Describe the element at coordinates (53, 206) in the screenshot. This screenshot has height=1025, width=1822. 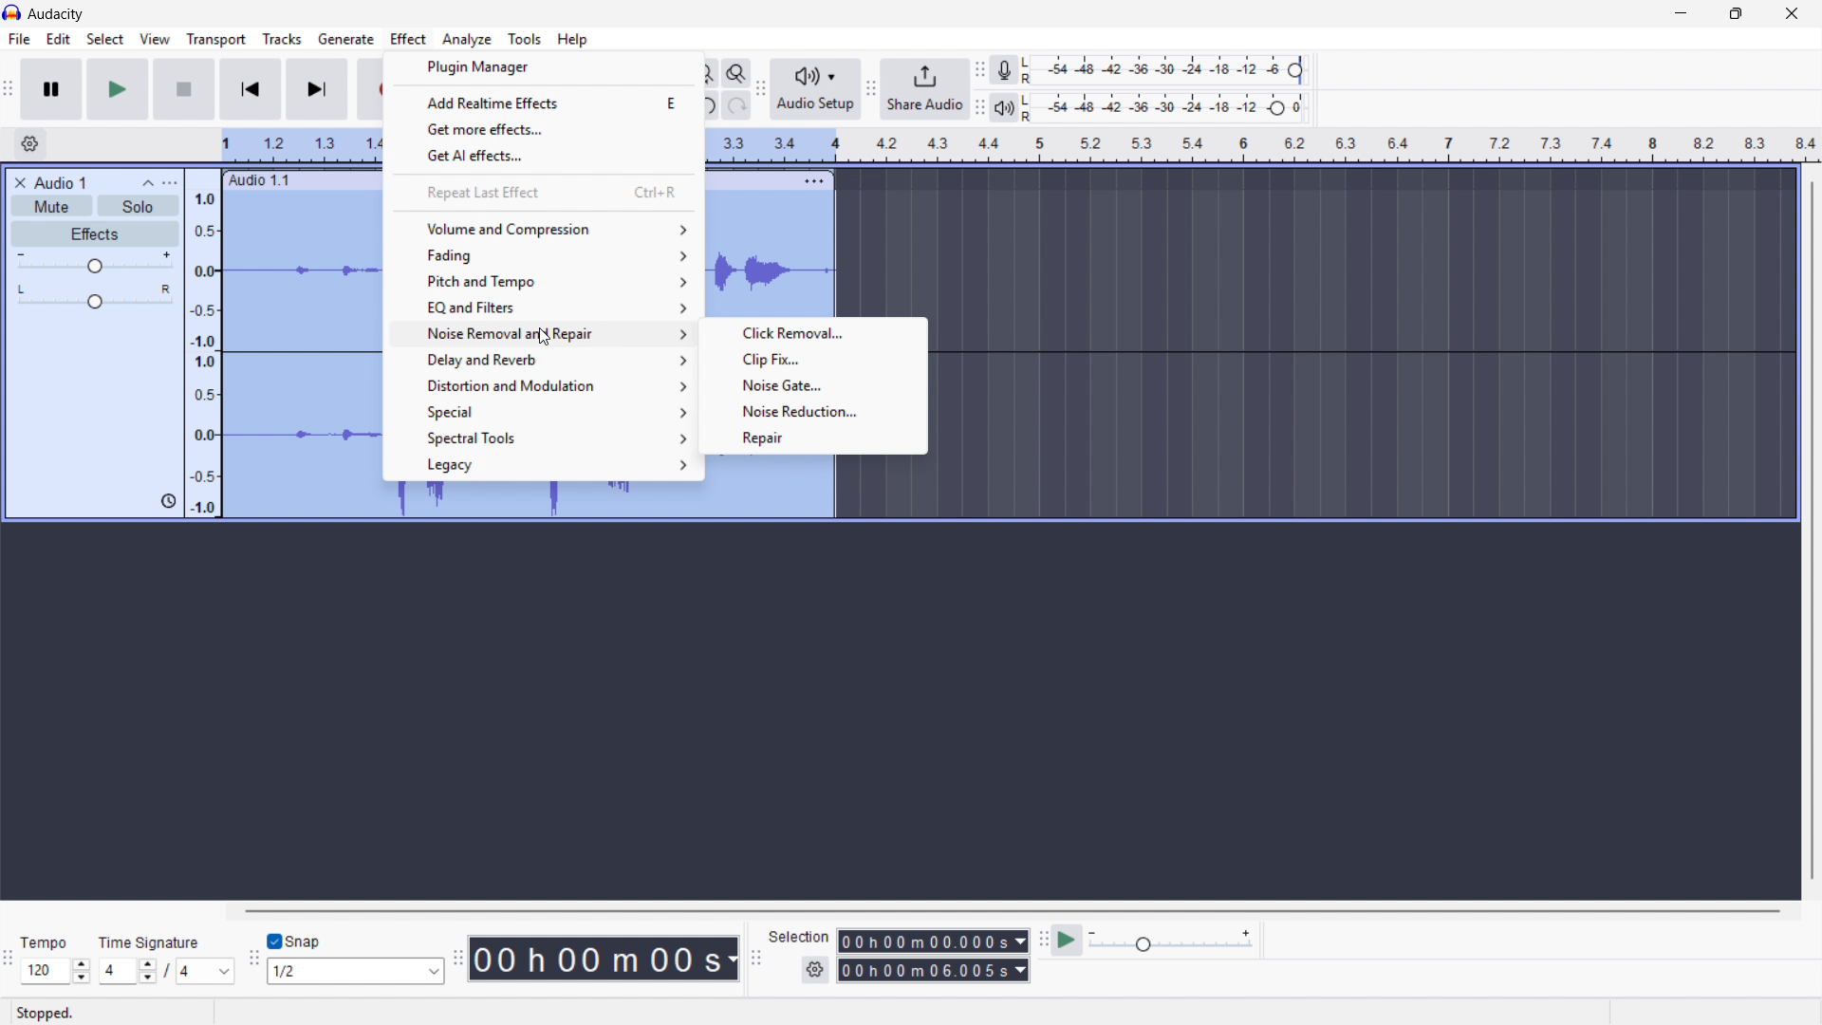
I see `Mute` at that location.